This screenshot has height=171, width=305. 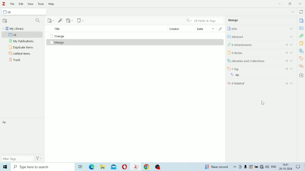 What do you see at coordinates (57, 43) in the screenshot?
I see `Mango` at bounding box center [57, 43].